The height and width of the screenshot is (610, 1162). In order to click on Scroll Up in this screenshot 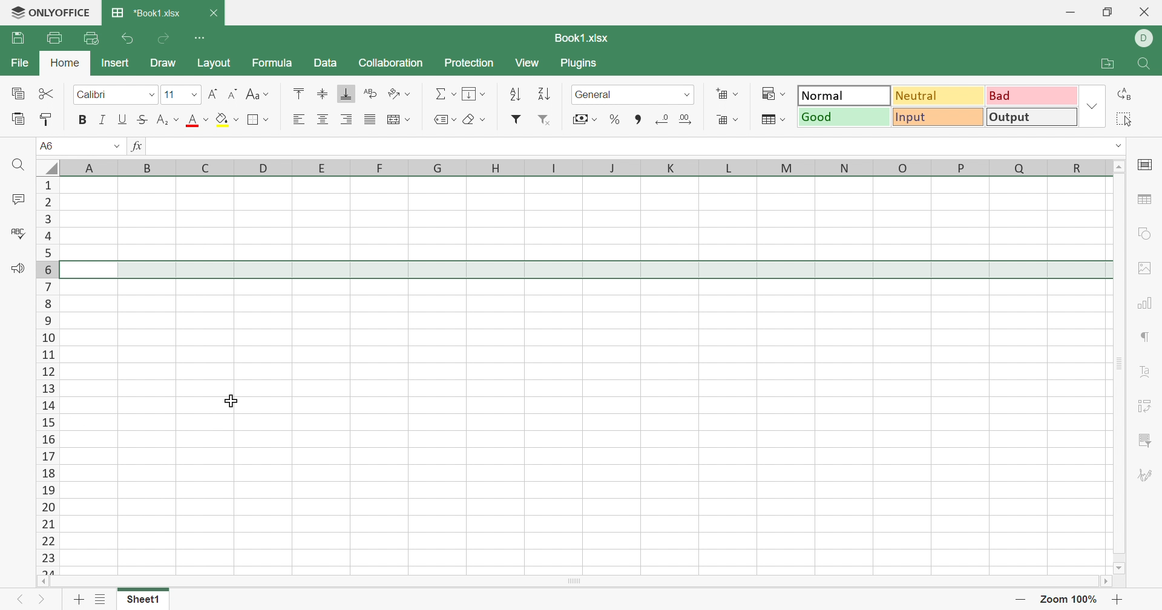, I will do `click(1117, 166)`.